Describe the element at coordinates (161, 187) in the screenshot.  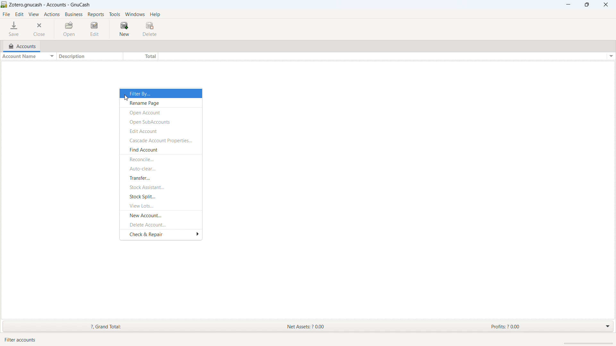
I see `stock assistant` at that location.